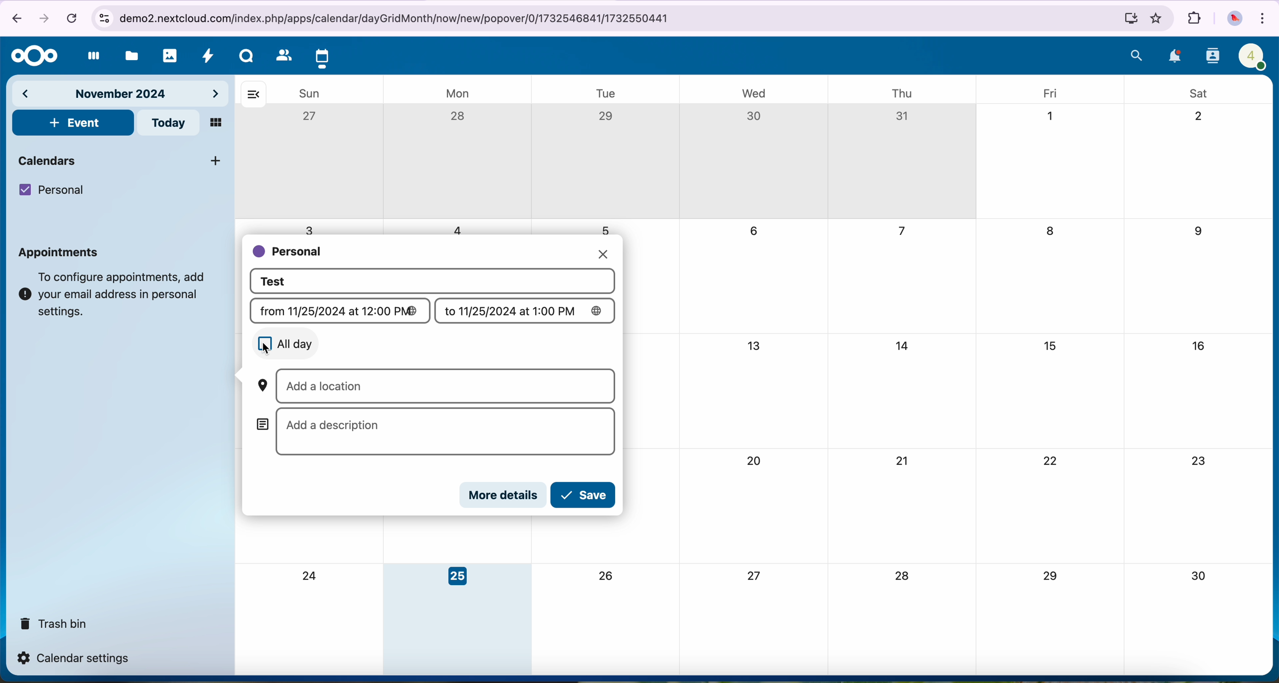 Image resolution: width=1279 pixels, height=683 pixels. Describe the element at coordinates (1232, 19) in the screenshot. I see `profile picture` at that location.